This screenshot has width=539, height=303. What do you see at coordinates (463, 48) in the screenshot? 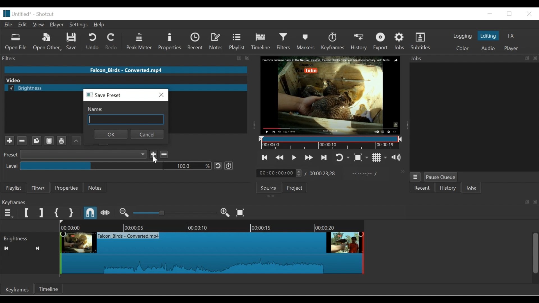
I see `Color` at bounding box center [463, 48].